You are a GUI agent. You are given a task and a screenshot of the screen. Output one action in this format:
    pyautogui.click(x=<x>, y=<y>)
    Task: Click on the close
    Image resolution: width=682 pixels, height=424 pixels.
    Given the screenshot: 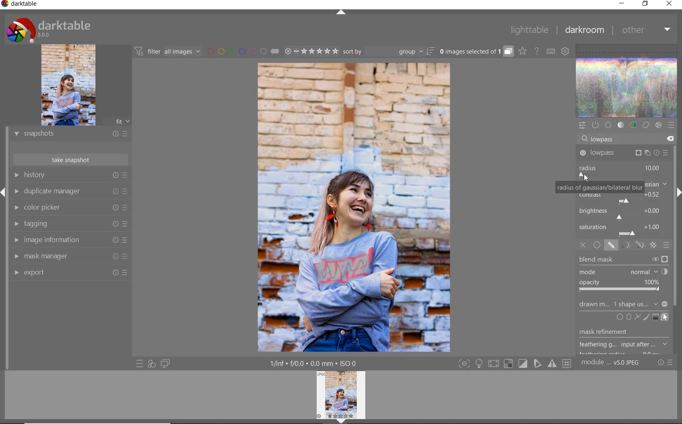 What is the action you would take?
    pyautogui.click(x=669, y=4)
    